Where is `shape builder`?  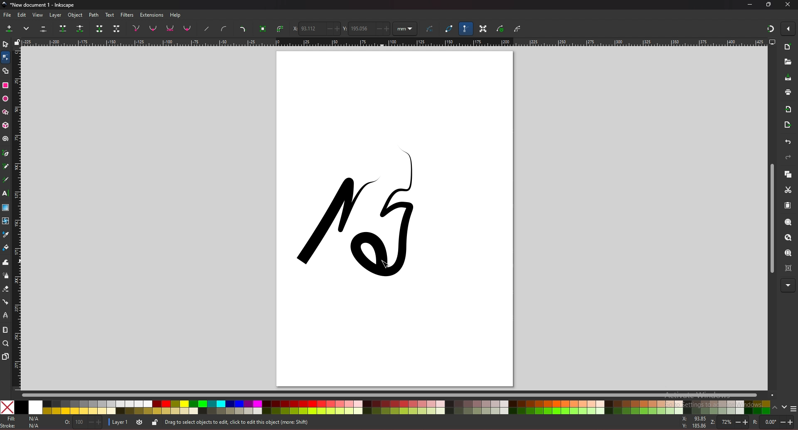 shape builder is located at coordinates (6, 71).